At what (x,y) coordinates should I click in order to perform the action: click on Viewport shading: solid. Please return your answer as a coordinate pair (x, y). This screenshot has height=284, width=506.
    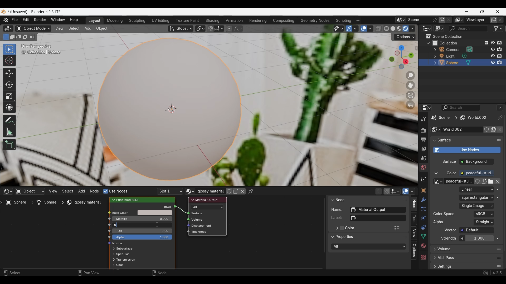
    Looking at the image, I should click on (393, 28).